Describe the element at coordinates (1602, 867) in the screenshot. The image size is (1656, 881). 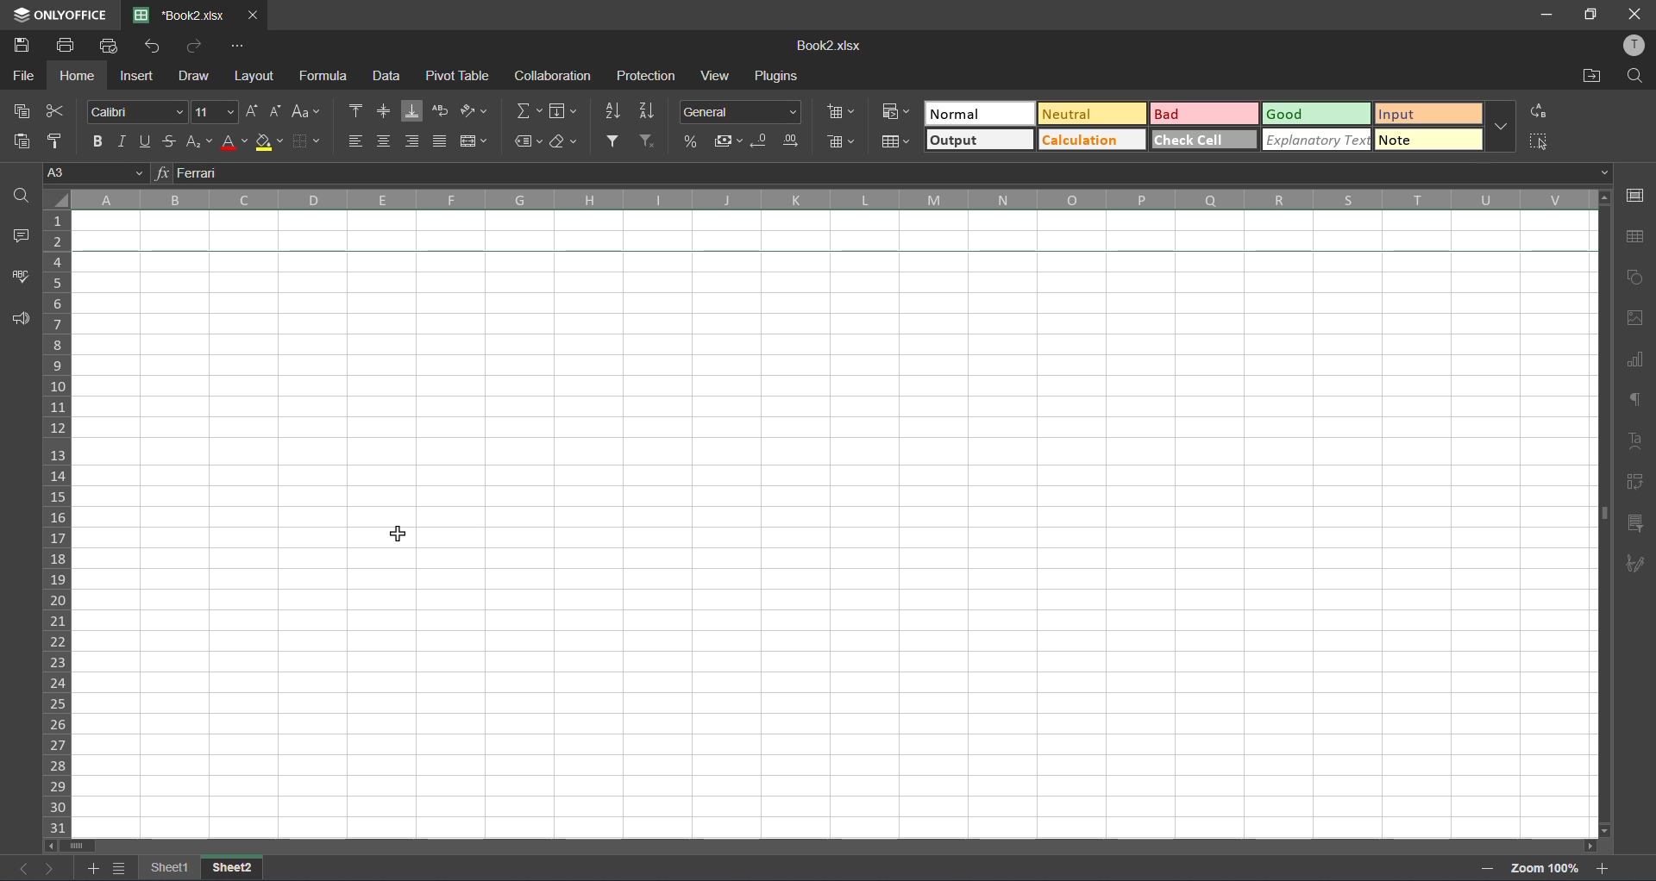
I see `zoom  in` at that location.